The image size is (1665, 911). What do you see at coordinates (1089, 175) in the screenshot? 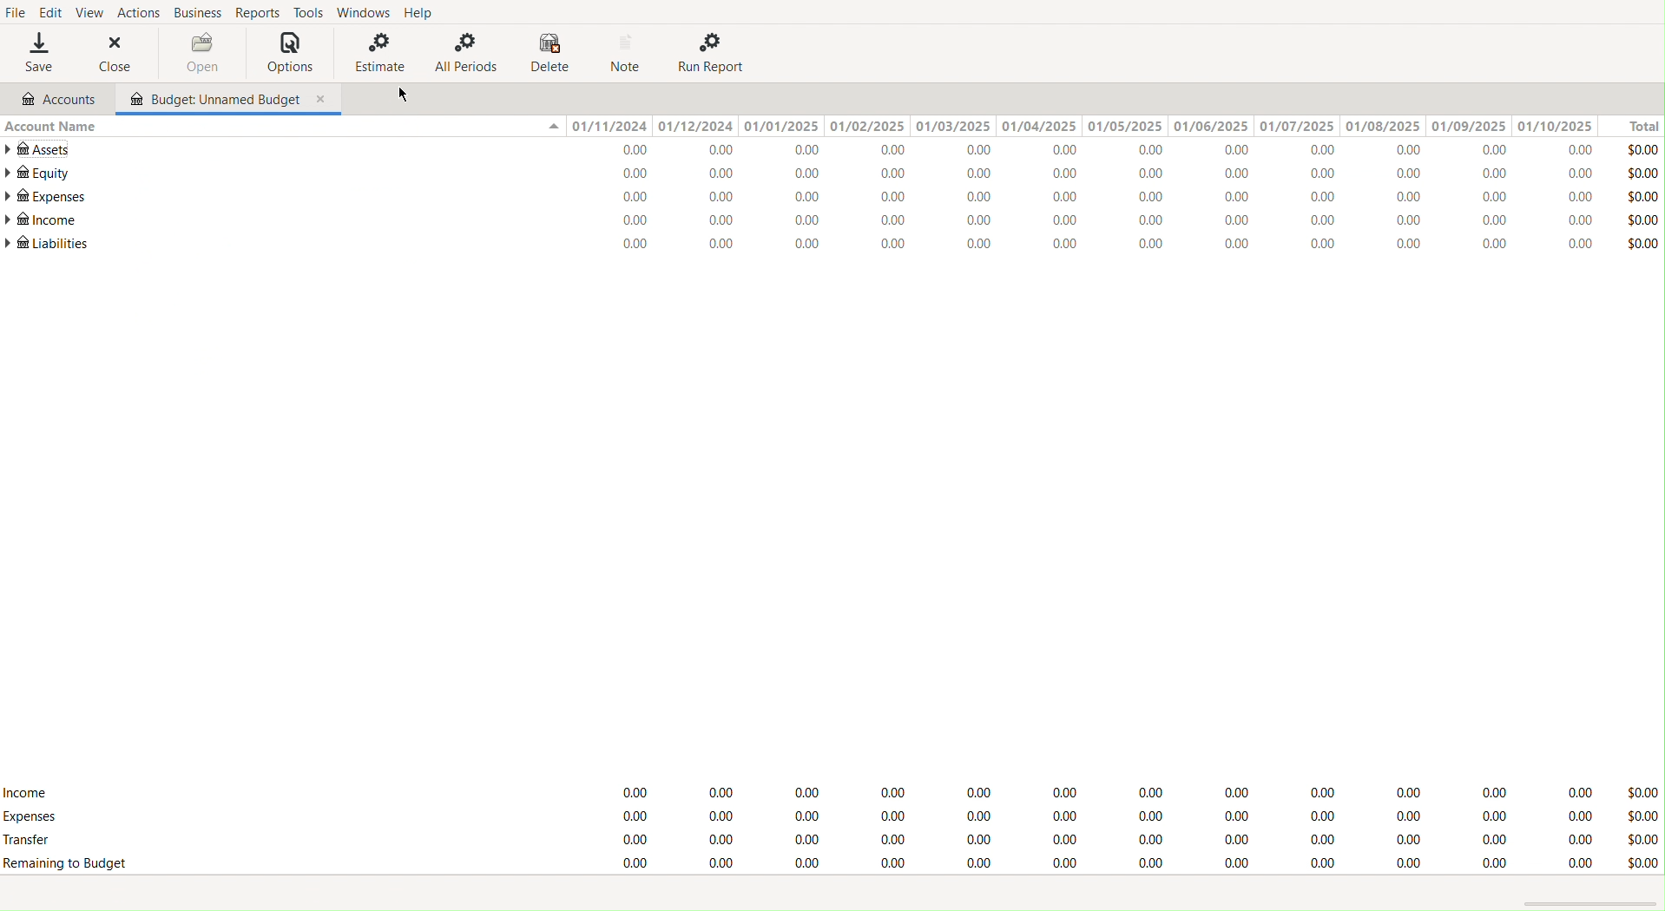
I see `Equity Values` at bounding box center [1089, 175].